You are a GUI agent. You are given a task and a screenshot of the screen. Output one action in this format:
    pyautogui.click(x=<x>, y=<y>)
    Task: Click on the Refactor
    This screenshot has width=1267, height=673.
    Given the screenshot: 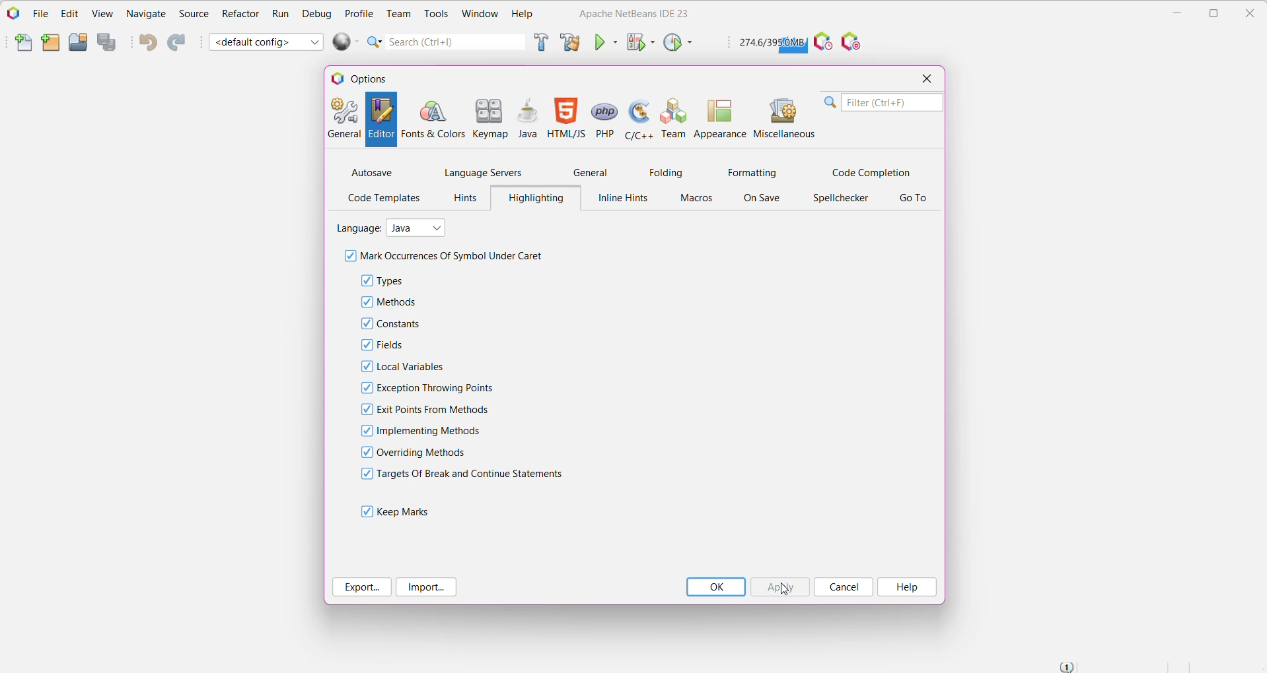 What is the action you would take?
    pyautogui.click(x=240, y=16)
    